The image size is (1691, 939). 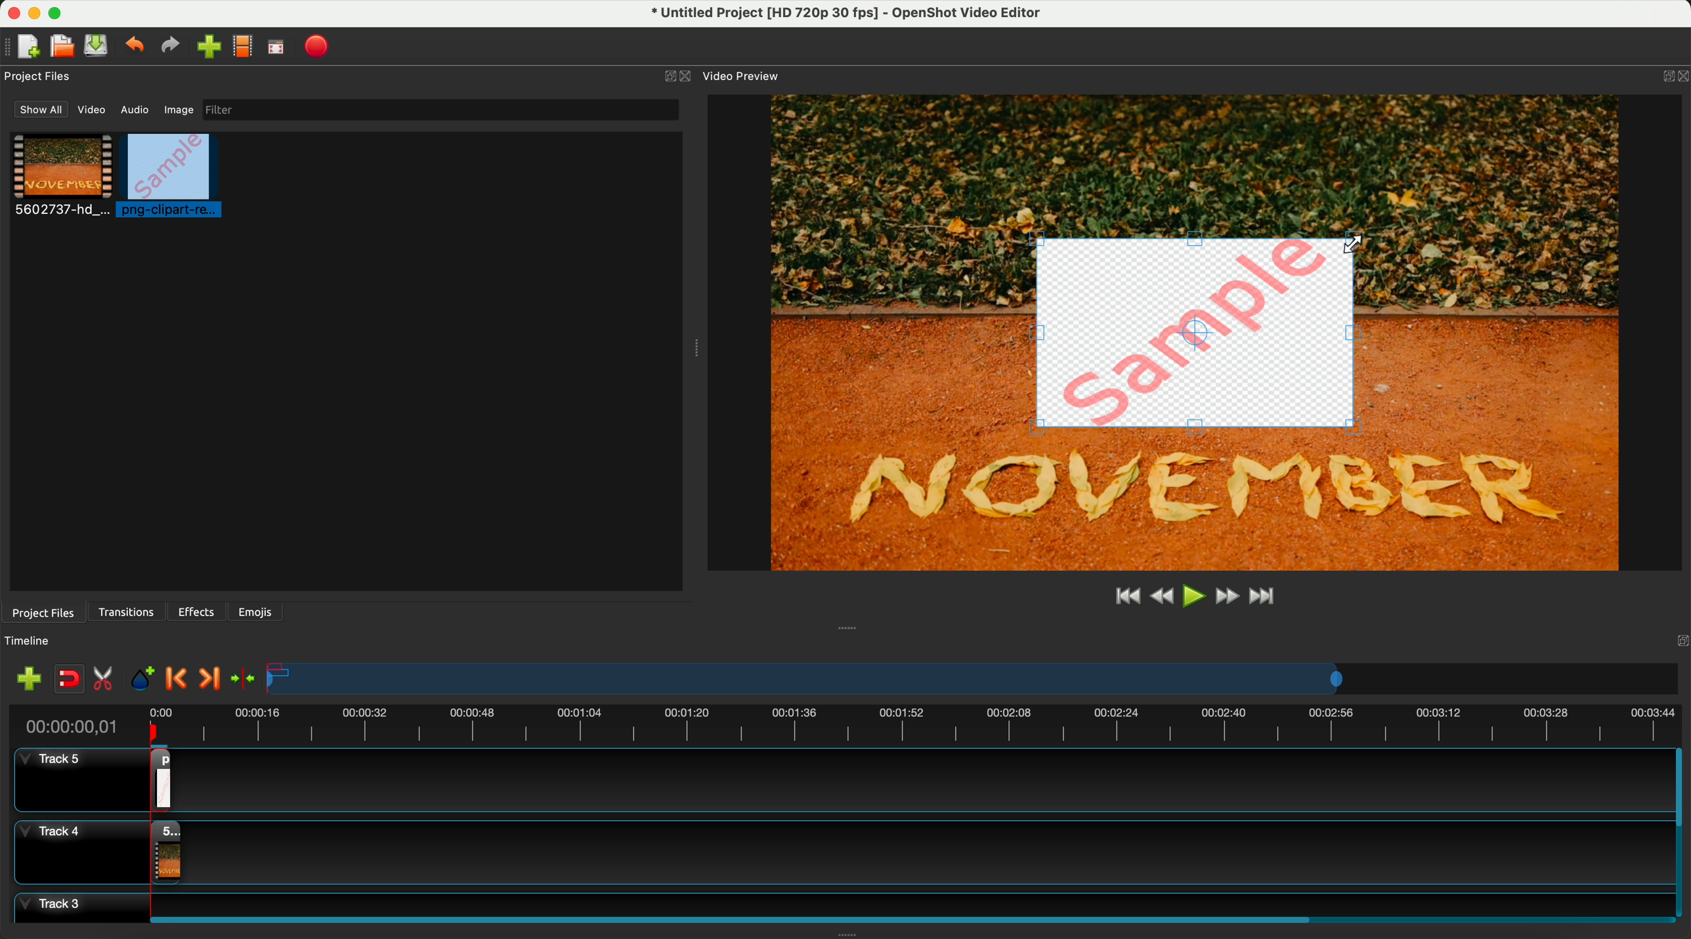 What do you see at coordinates (177, 112) in the screenshot?
I see `image` at bounding box center [177, 112].